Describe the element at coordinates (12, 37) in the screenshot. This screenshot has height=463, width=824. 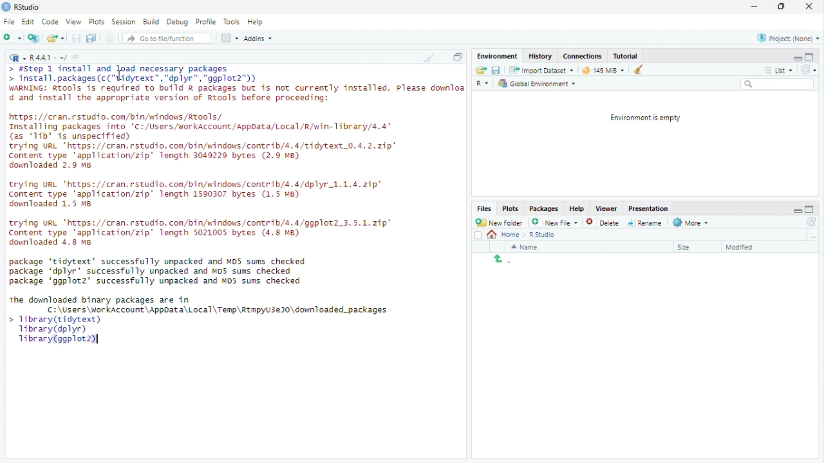
I see `Add new file` at that location.